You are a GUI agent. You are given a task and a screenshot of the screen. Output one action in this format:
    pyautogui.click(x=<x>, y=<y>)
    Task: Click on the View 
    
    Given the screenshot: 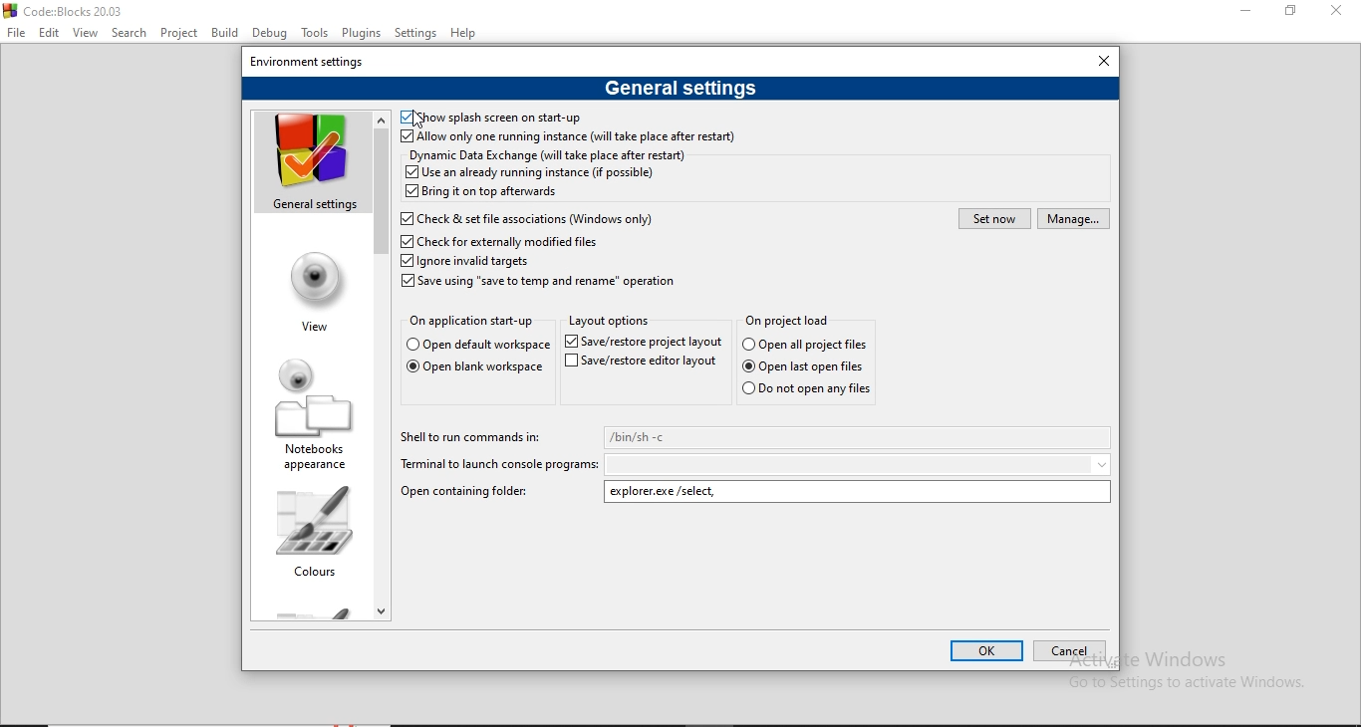 What is the action you would take?
    pyautogui.click(x=86, y=33)
    